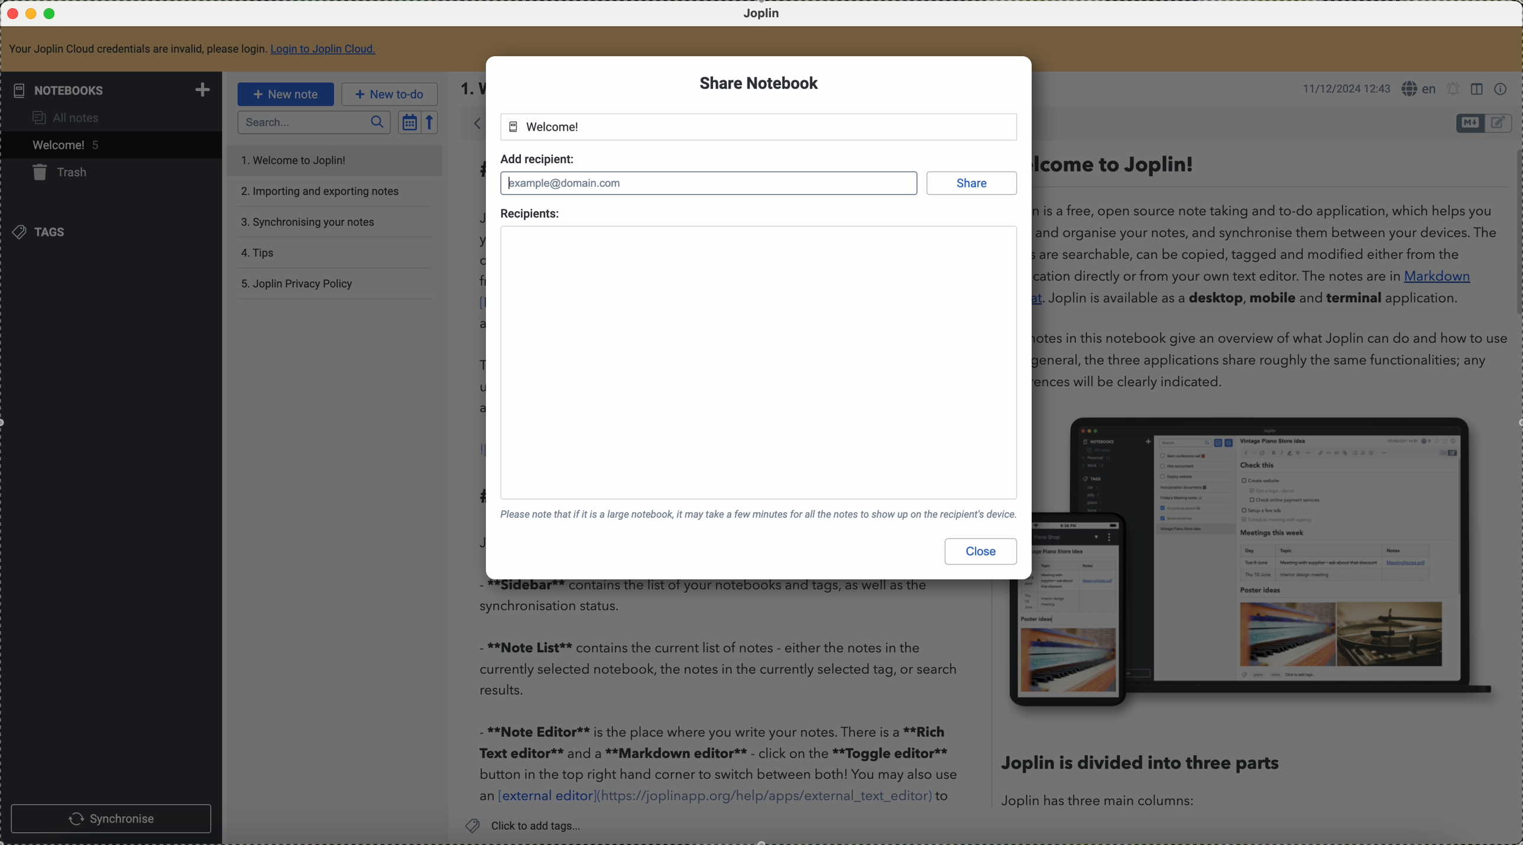 This screenshot has height=845, width=1523. What do you see at coordinates (109, 147) in the screenshot?
I see `click on welcome note` at bounding box center [109, 147].